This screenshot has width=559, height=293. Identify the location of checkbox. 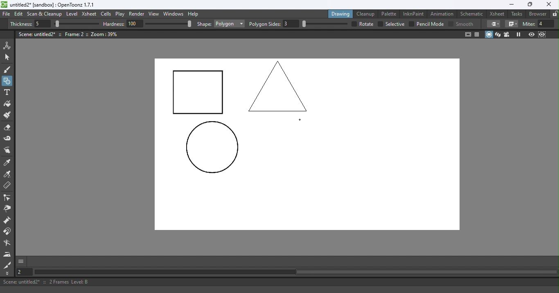
(380, 24).